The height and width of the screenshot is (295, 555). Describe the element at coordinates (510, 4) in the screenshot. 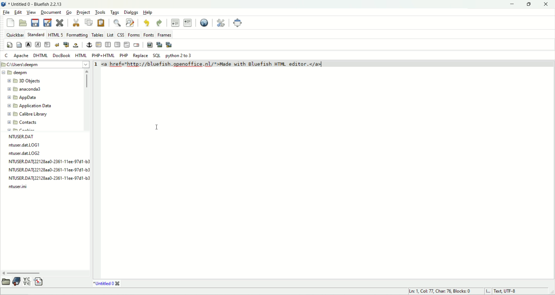

I see `minimize` at that location.